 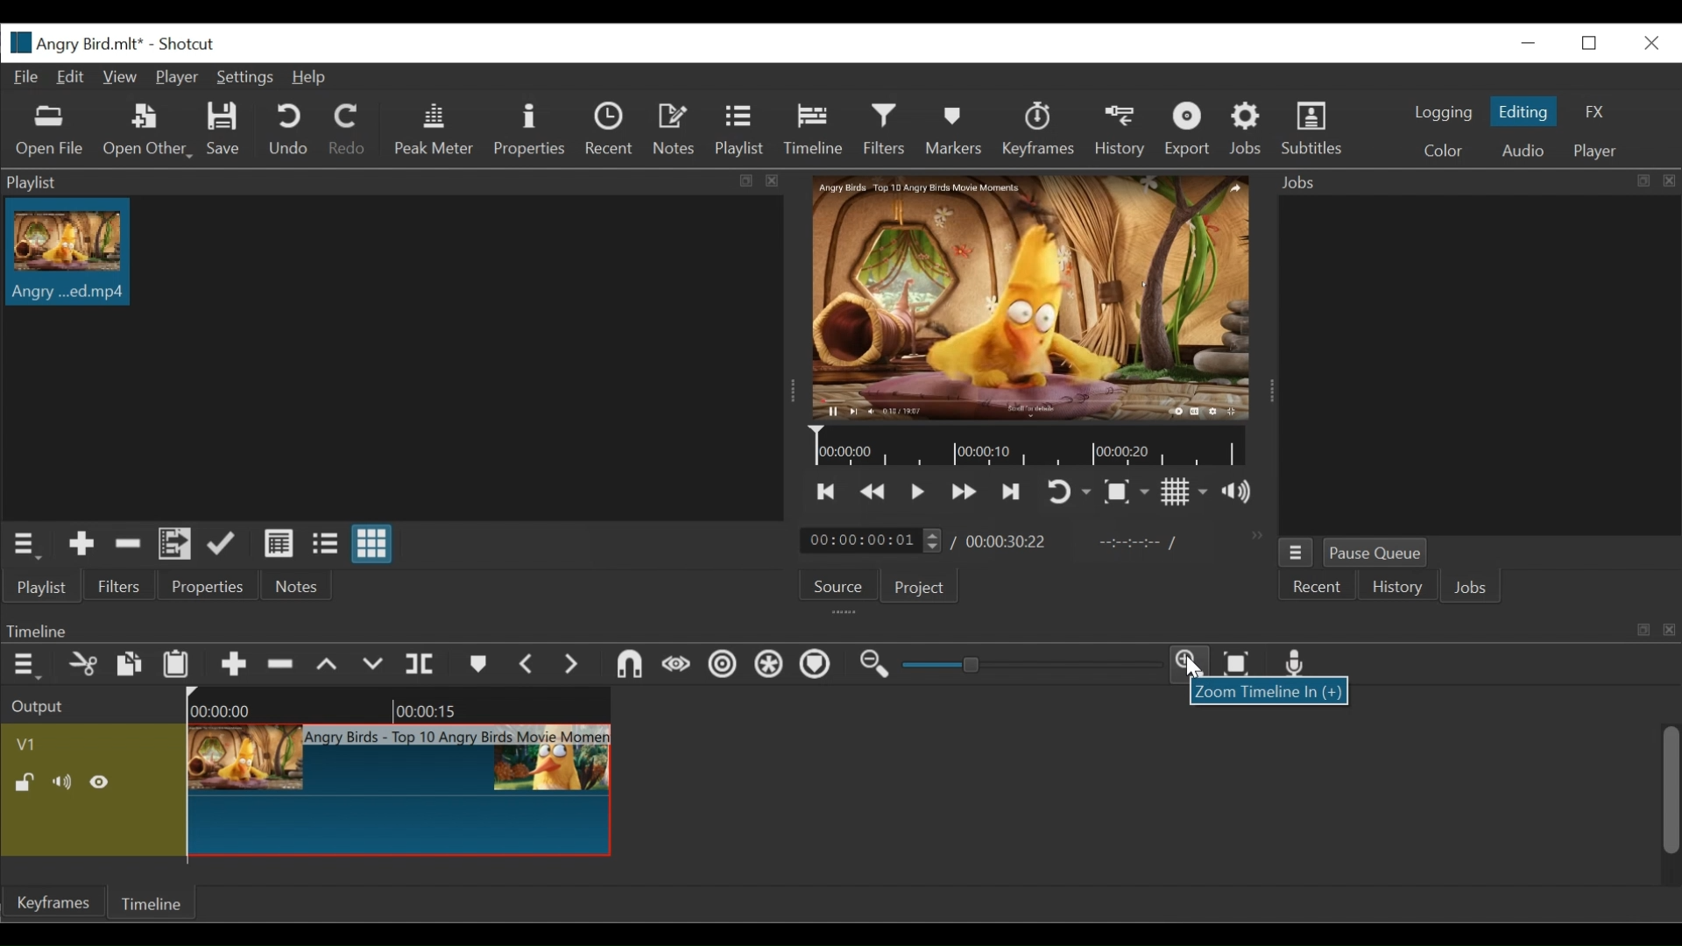 What do you see at coordinates (324, 545) in the screenshot?
I see `View as files` at bounding box center [324, 545].